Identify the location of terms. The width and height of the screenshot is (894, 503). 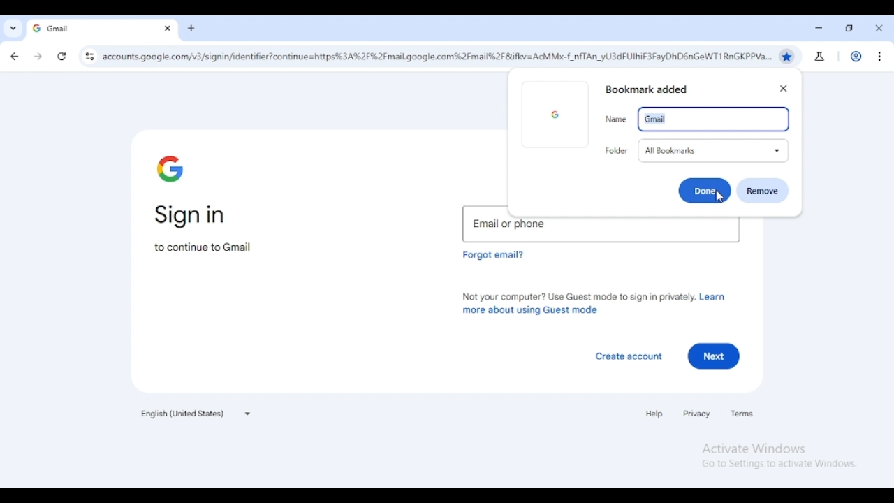
(742, 414).